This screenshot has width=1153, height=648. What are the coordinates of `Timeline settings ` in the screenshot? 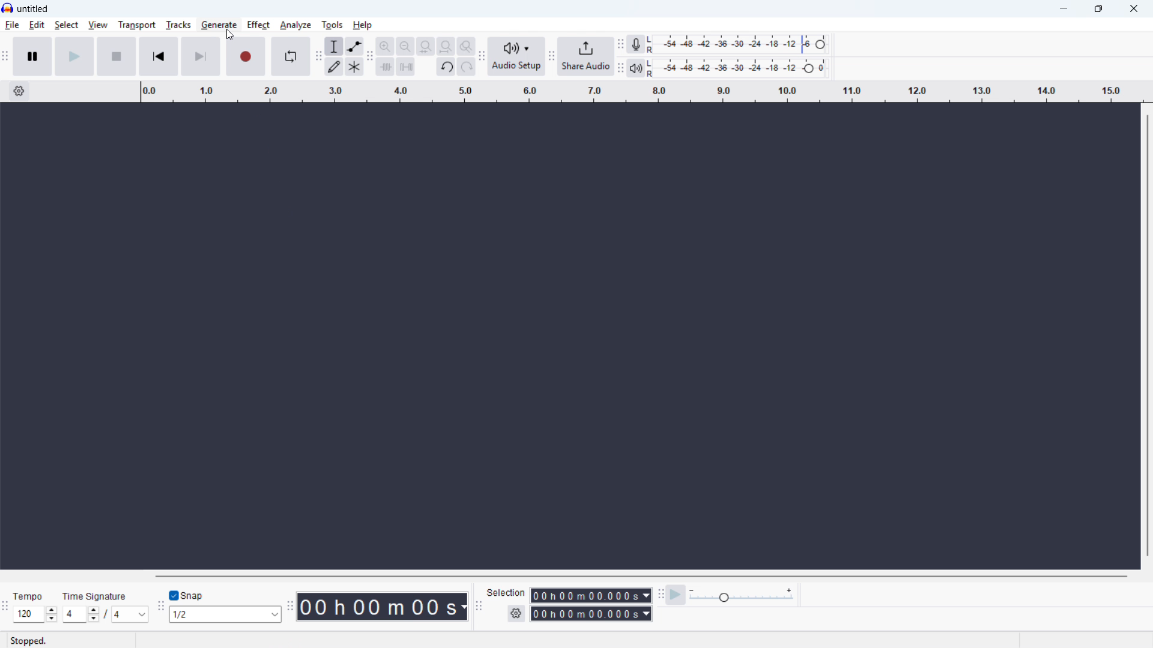 It's located at (19, 91).